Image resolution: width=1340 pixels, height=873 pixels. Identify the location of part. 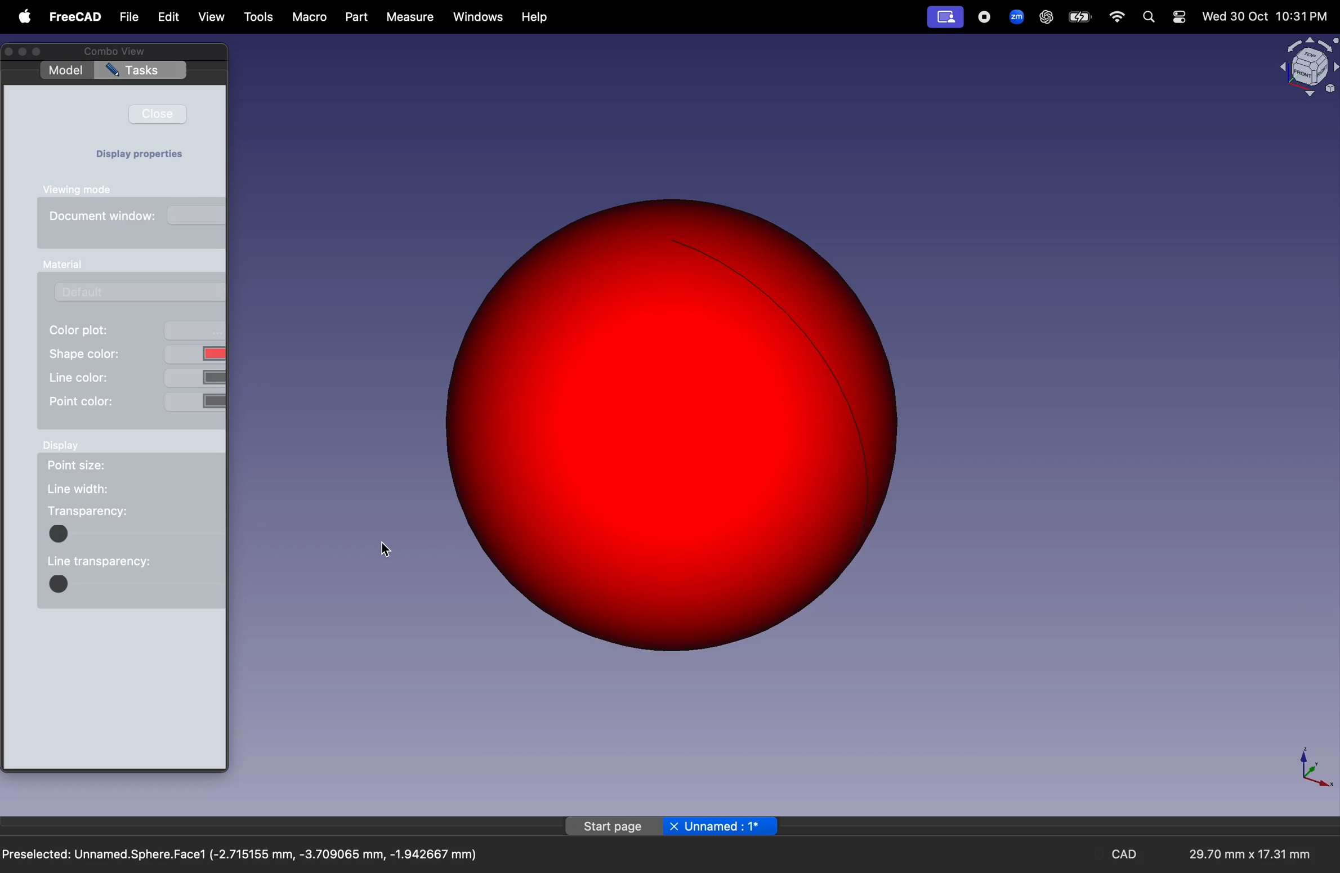
(355, 17).